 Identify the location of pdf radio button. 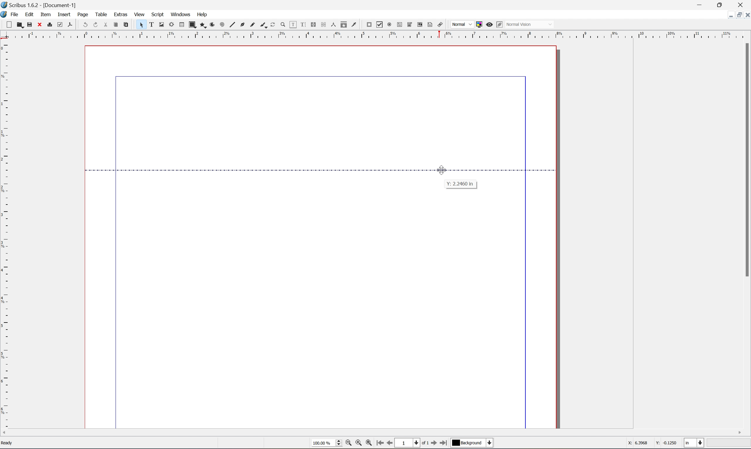
(390, 25).